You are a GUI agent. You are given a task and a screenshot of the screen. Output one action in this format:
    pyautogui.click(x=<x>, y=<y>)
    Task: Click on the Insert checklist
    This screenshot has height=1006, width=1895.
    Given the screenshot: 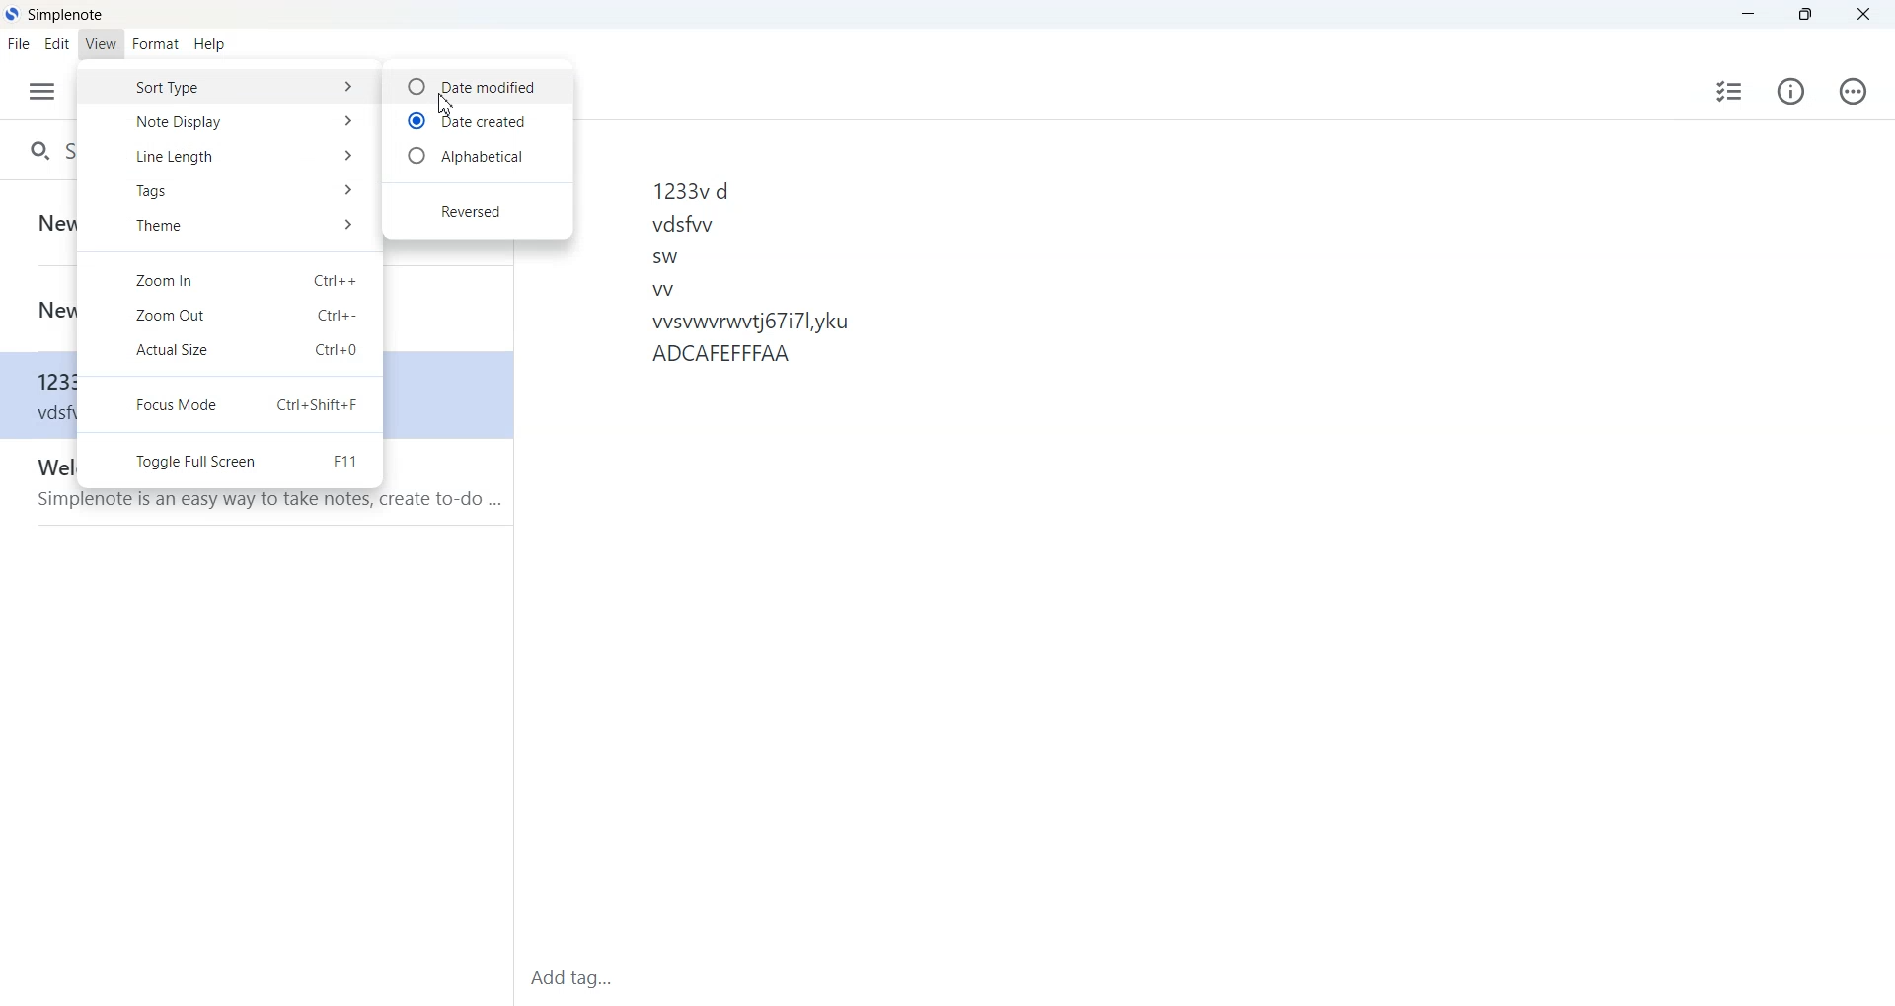 What is the action you would take?
    pyautogui.click(x=1729, y=91)
    